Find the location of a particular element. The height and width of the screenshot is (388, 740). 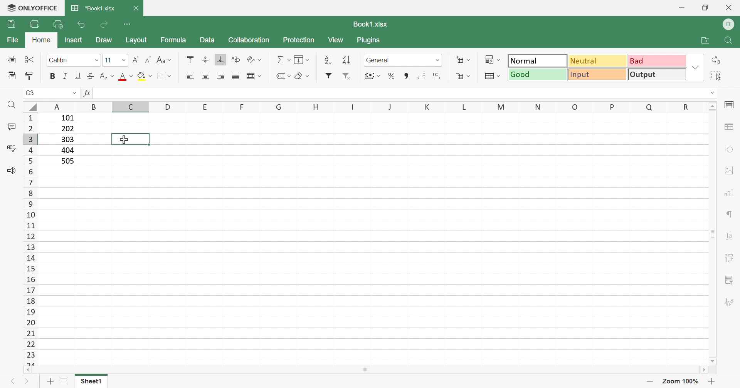

Add sheet is located at coordinates (50, 381).